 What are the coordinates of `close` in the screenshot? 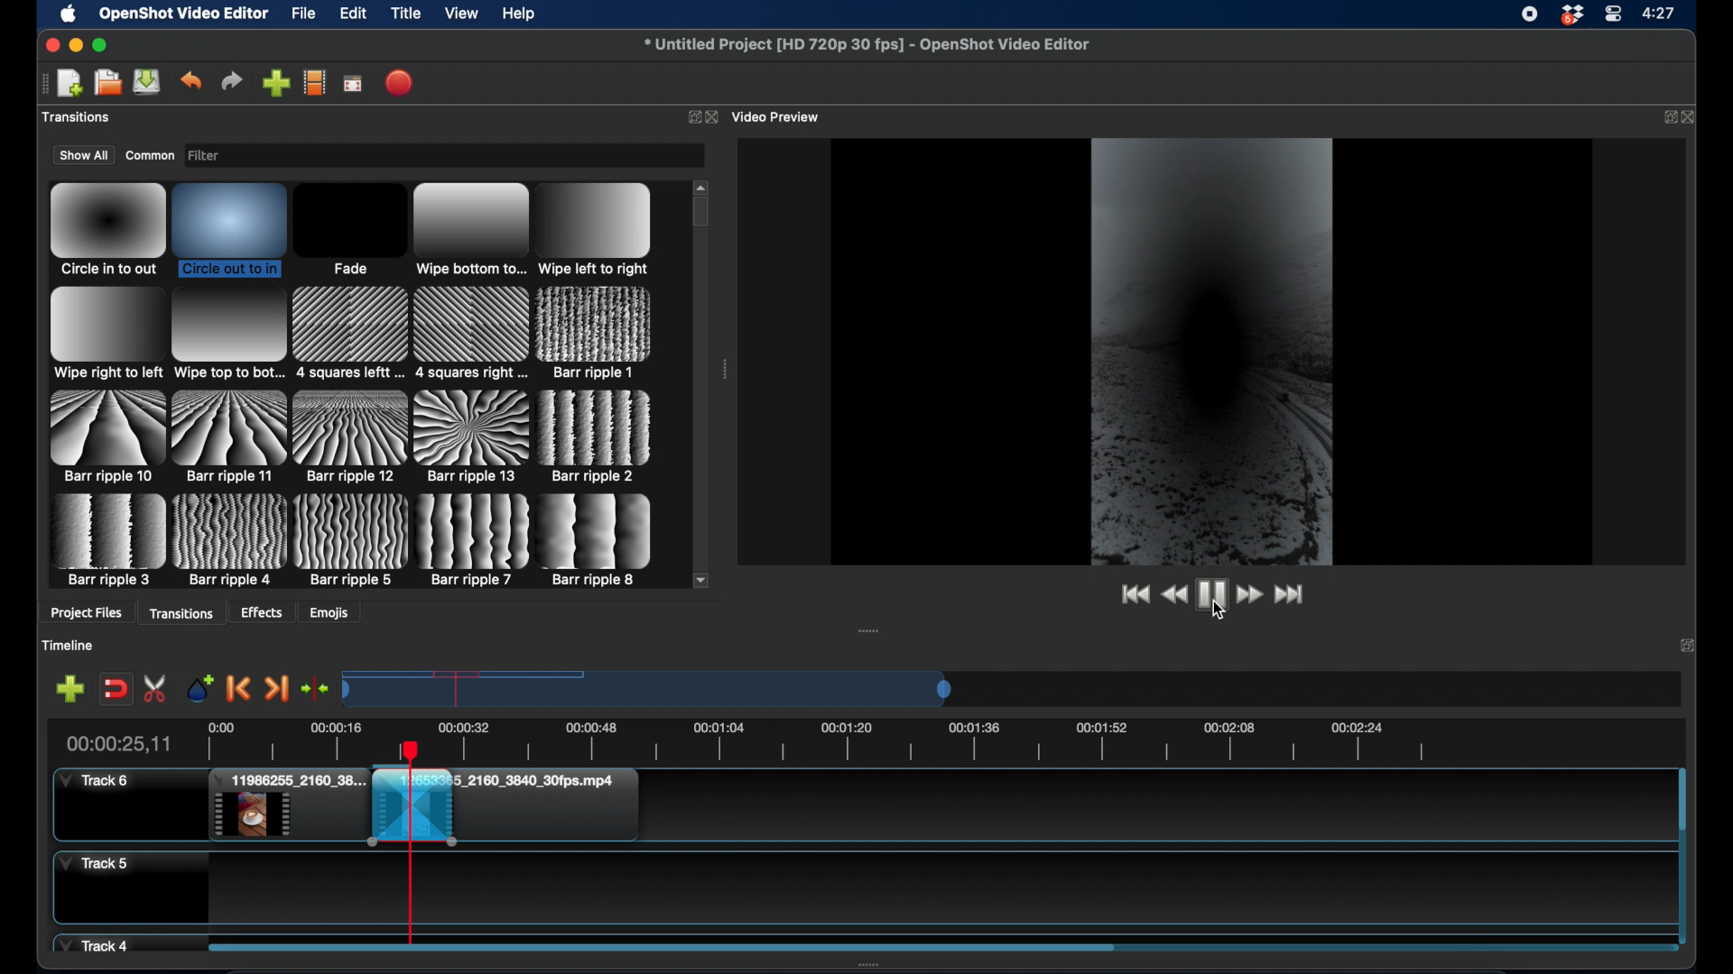 It's located at (1692, 116).